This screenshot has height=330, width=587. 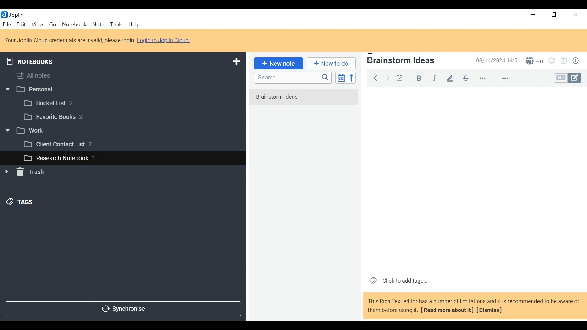 What do you see at coordinates (533, 15) in the screenshot?
I see `Minimize` at bounding box center [533, 15].